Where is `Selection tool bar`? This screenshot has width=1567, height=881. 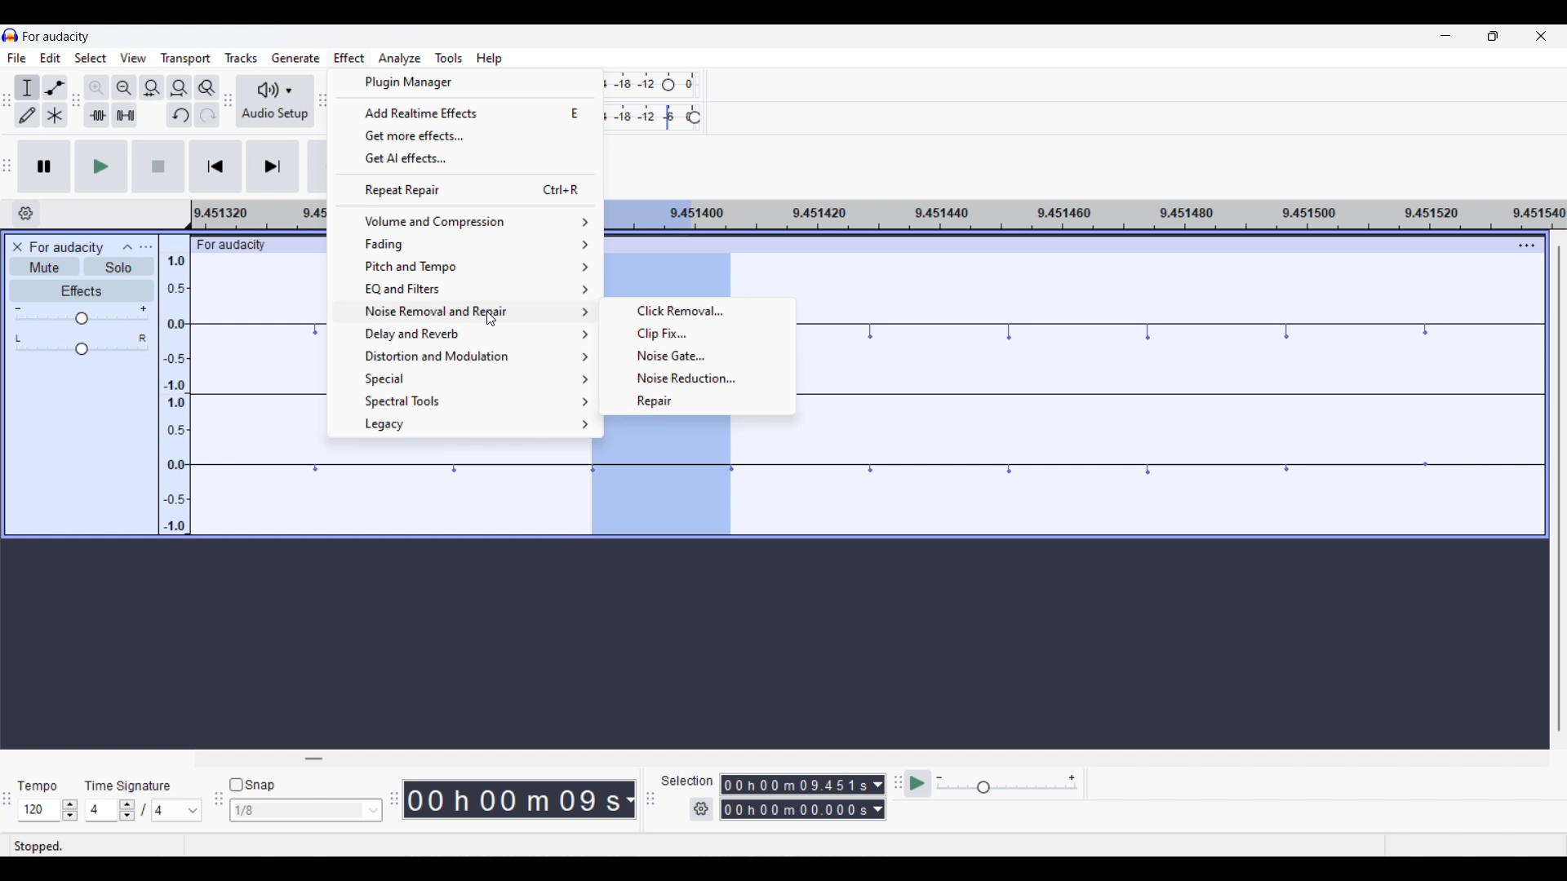 Selection tool bar is located at coordinates (650, 799).